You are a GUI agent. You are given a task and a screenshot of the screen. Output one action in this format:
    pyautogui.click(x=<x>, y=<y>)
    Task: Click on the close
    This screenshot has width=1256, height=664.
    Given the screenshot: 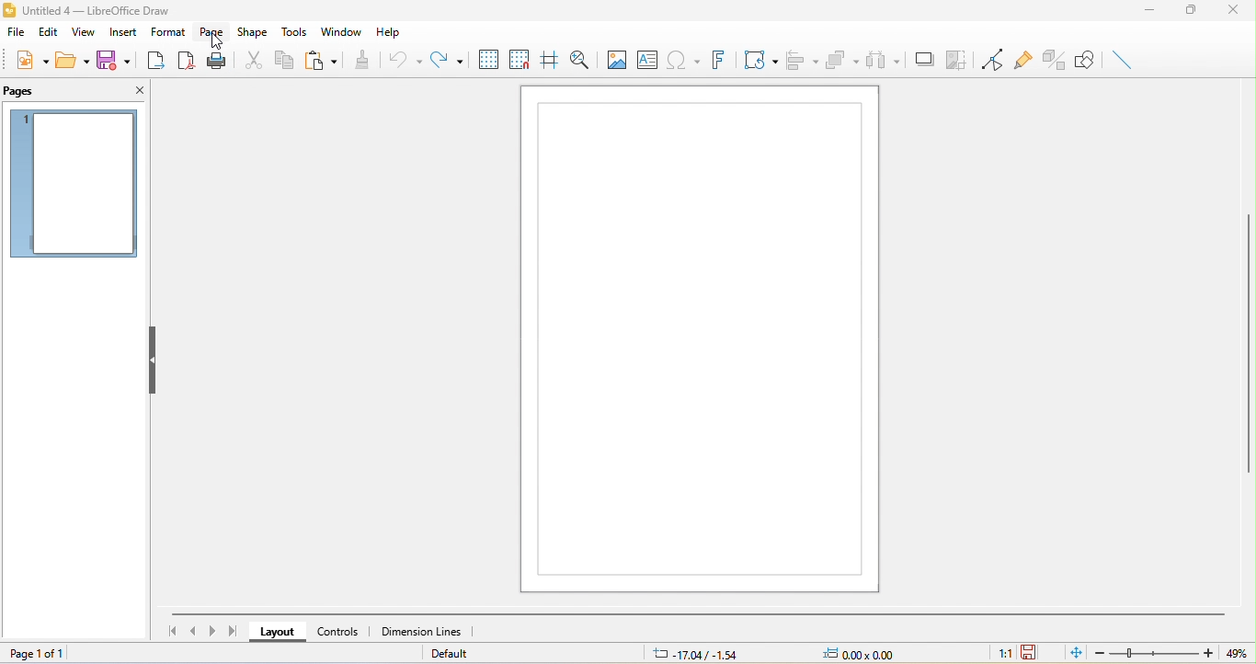 What is the action you would take?
    pyautogui.click(x=1238, y=12)
    